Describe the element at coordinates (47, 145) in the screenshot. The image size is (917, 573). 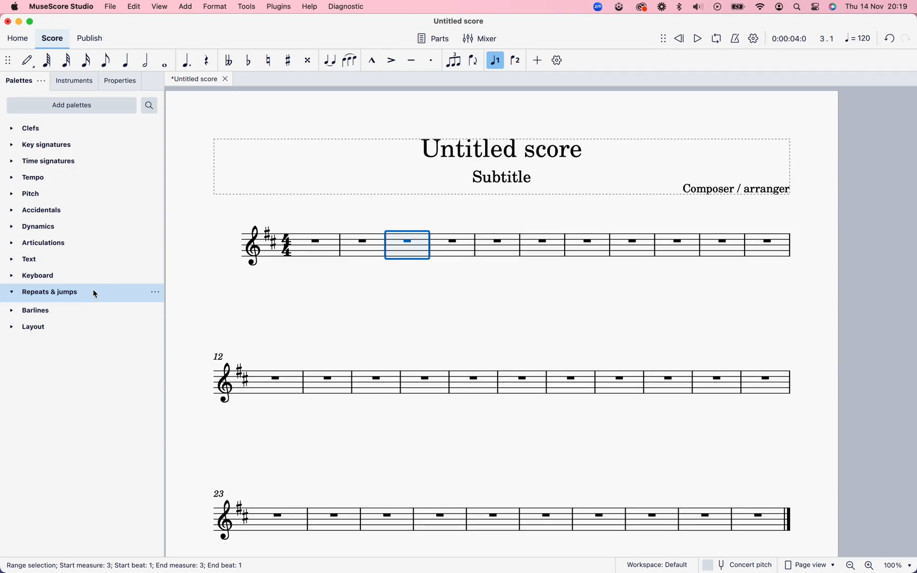
I see `key signatures` at that location.